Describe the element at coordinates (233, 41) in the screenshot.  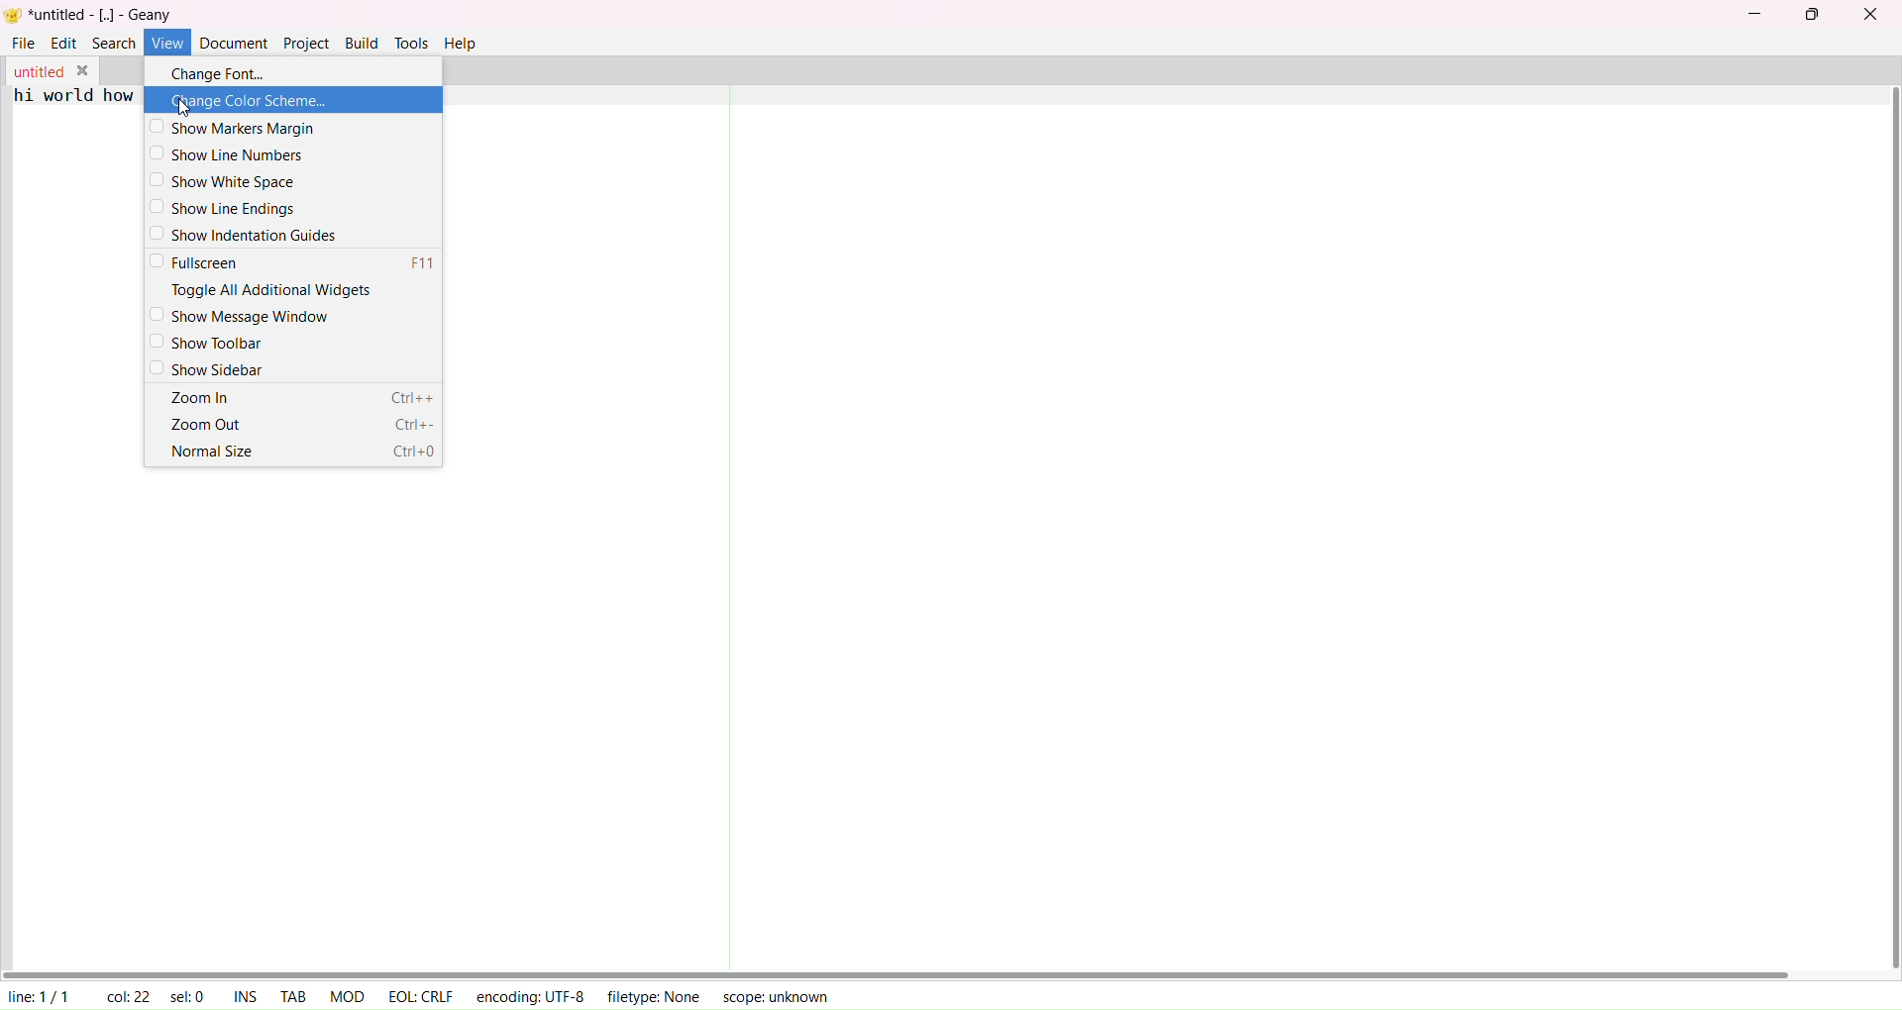
I see `document` at that location.